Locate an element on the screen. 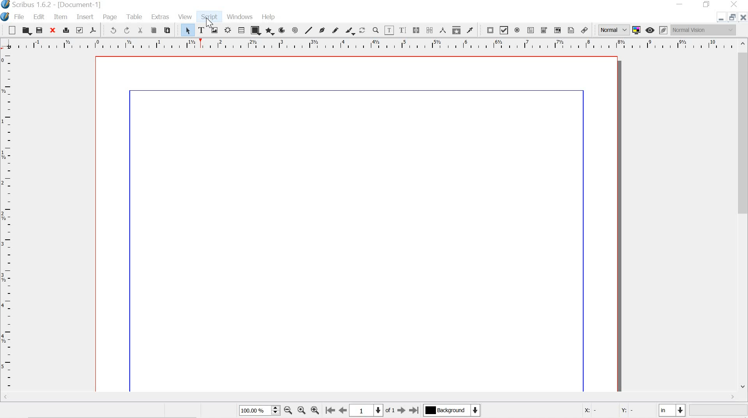  pdf push button is located at coordinates (488, 30).